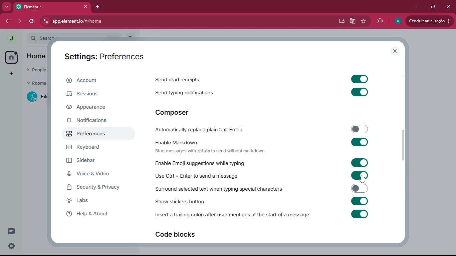 This screenshot has width=456, height=256. I want to click on toggle on or off, so click(359, 214).